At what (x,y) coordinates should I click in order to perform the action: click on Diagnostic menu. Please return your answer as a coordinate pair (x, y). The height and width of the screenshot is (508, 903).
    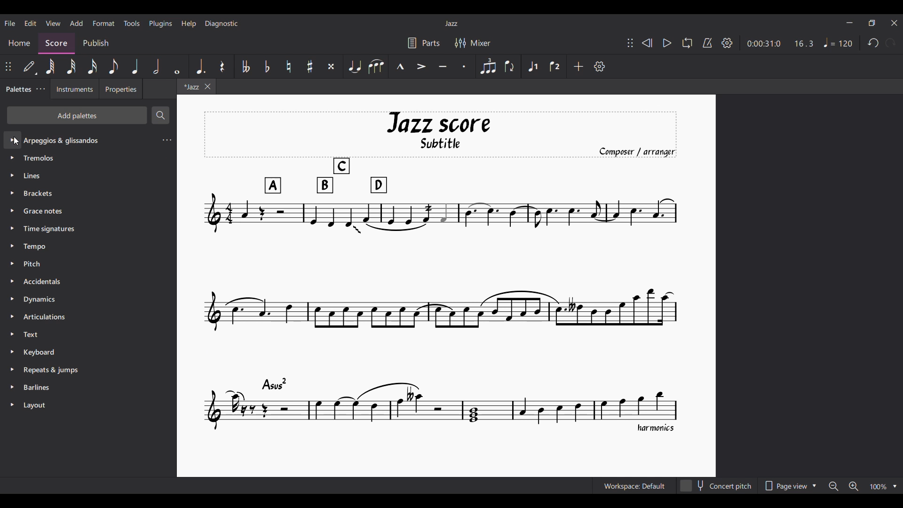
    Looking at the image, I should click on (221, 24).